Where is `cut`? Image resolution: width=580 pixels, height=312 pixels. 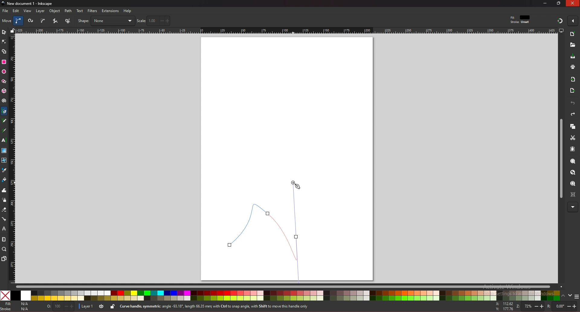 cut is located at coordinates (573, 138).